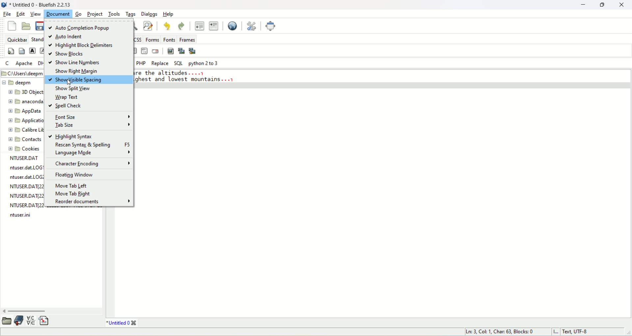 This screenshot has width=632, height=336. Describe the element at coordinates (79, 13) in the screenshot. I see `go` at that location.